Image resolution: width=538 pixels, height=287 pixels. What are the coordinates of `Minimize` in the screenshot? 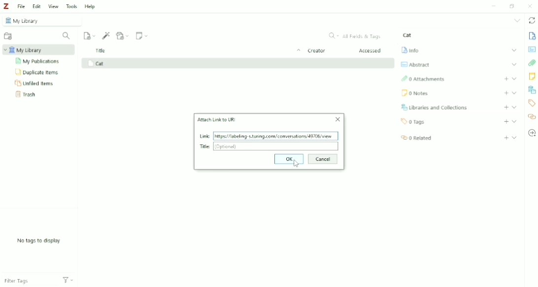 It's located at (492, 6).